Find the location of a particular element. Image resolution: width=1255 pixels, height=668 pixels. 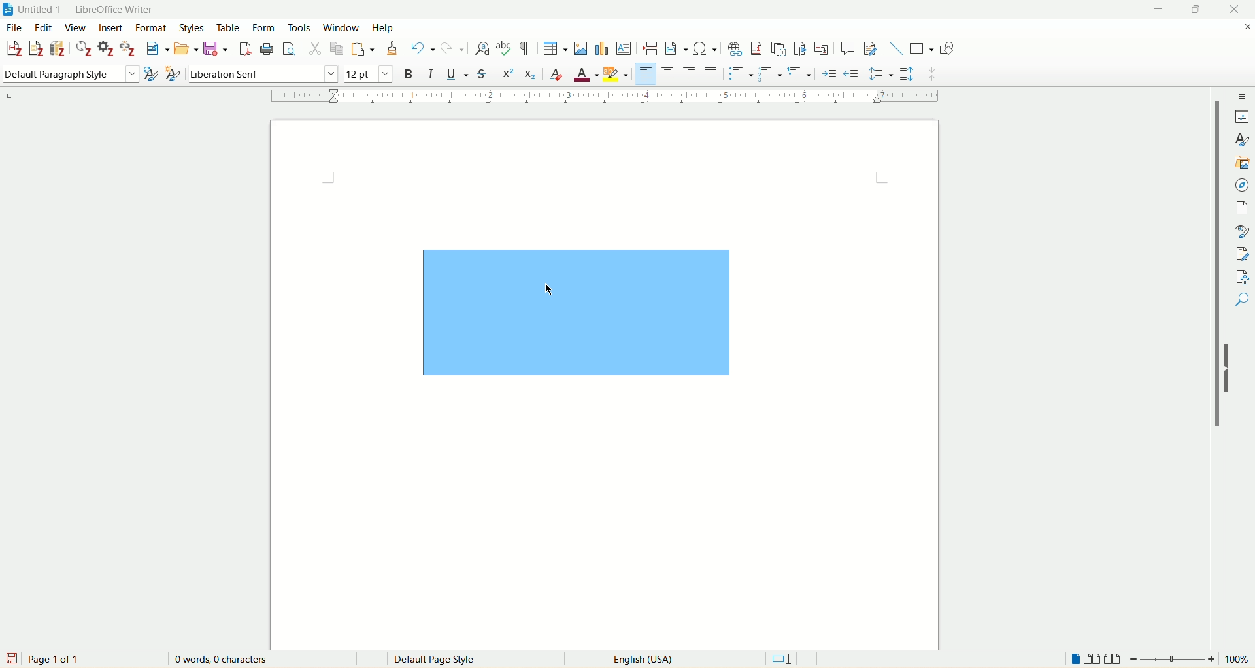

title is located at coordinates (88, 10).